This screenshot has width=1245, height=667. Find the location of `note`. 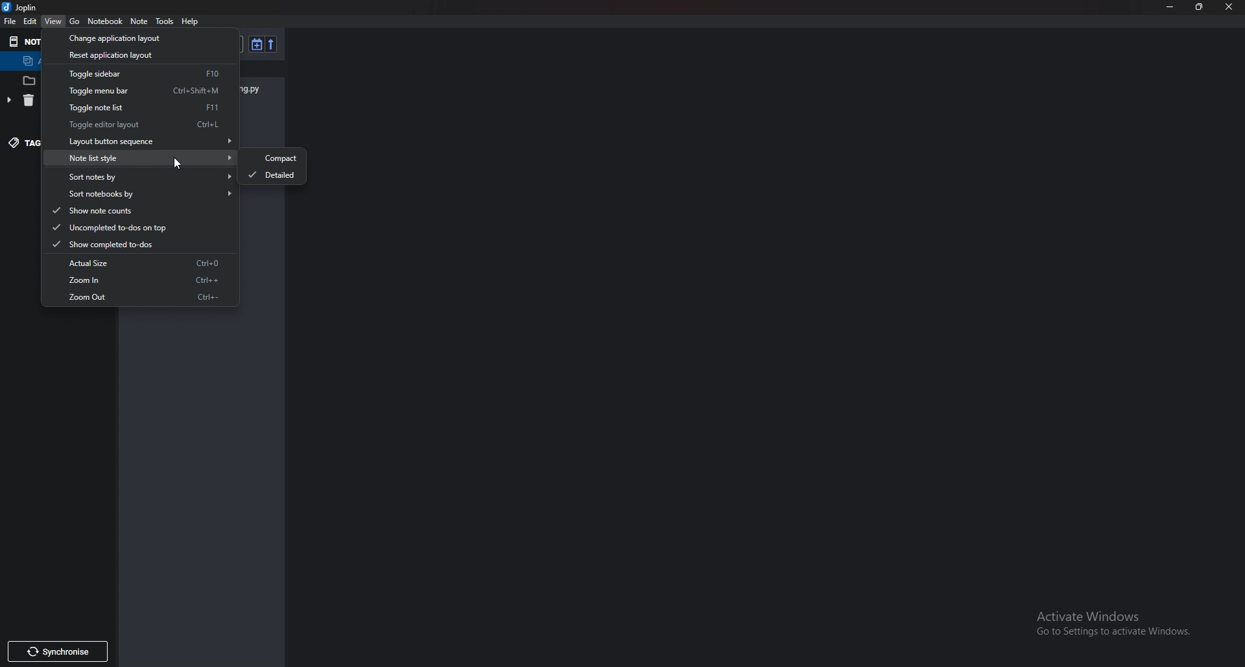

note is located at coordinates (139, 22).